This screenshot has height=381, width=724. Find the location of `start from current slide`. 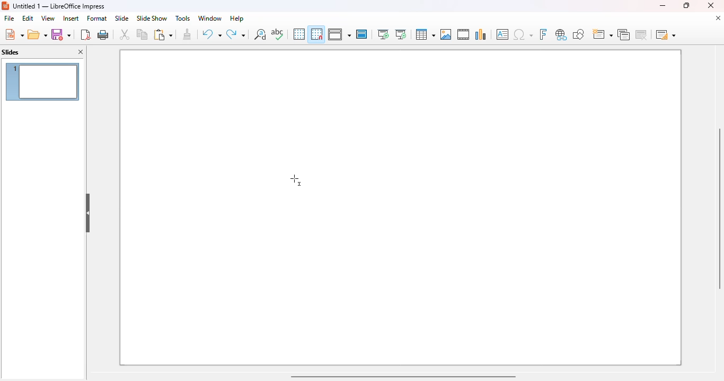

start from current slide is located at coordinates (401, 34).